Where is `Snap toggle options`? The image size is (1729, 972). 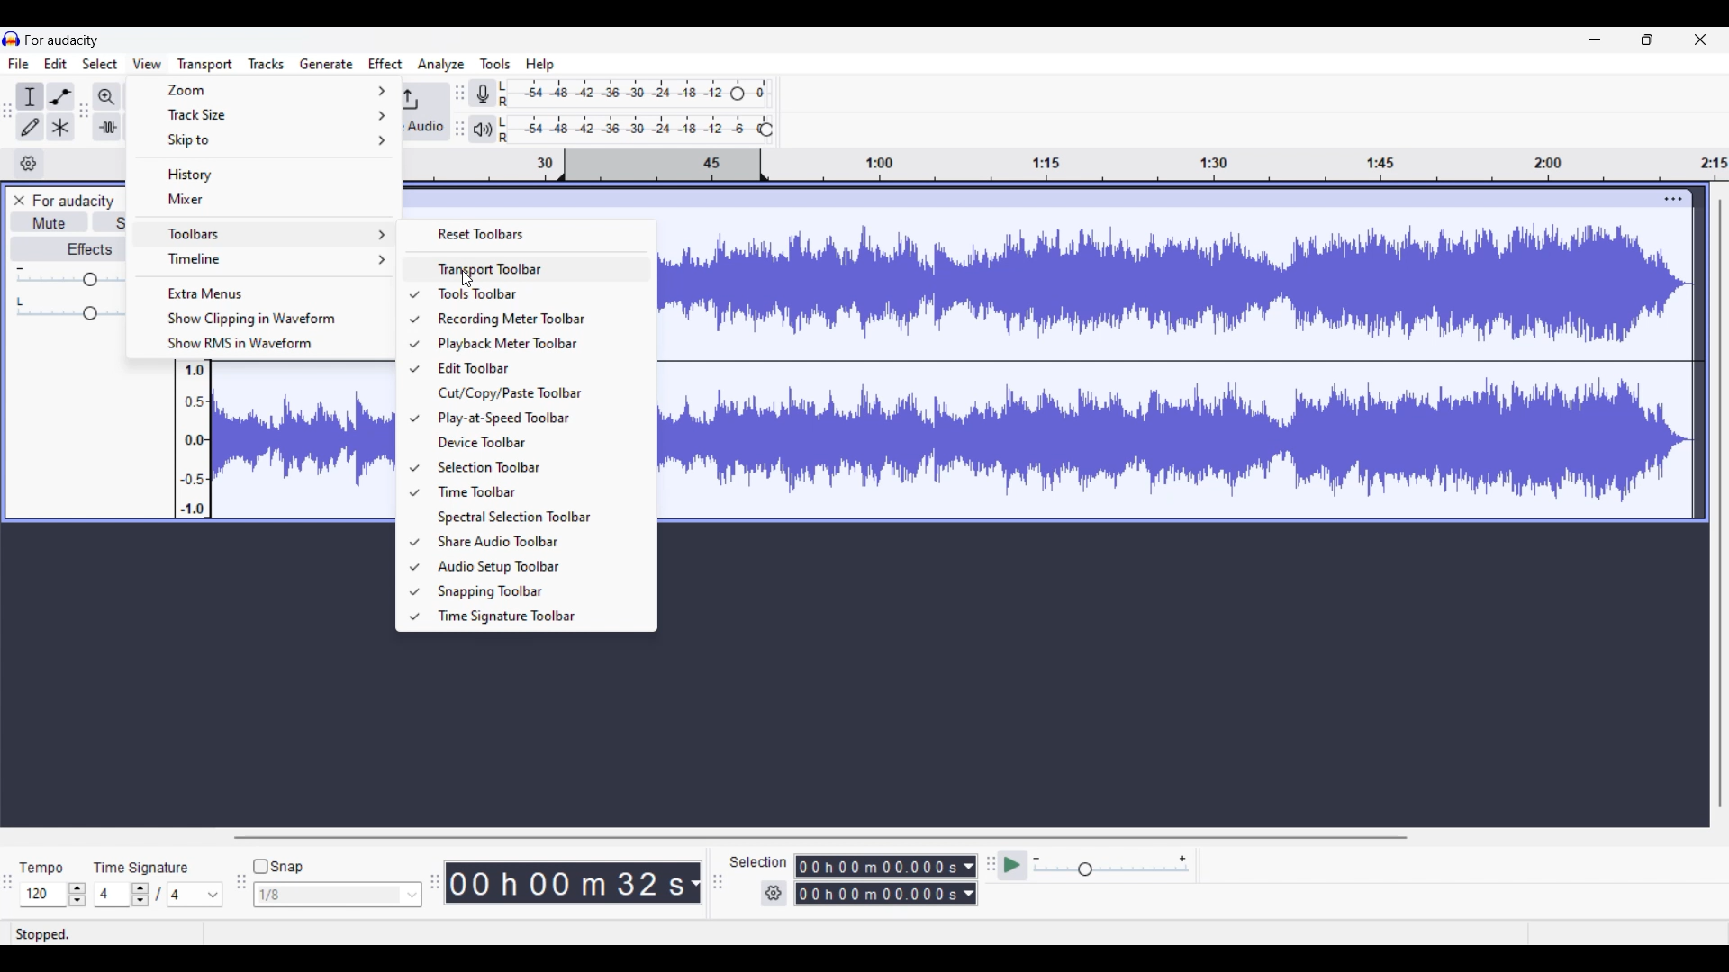
Snap toggle options is located at coordinates (337, 894).